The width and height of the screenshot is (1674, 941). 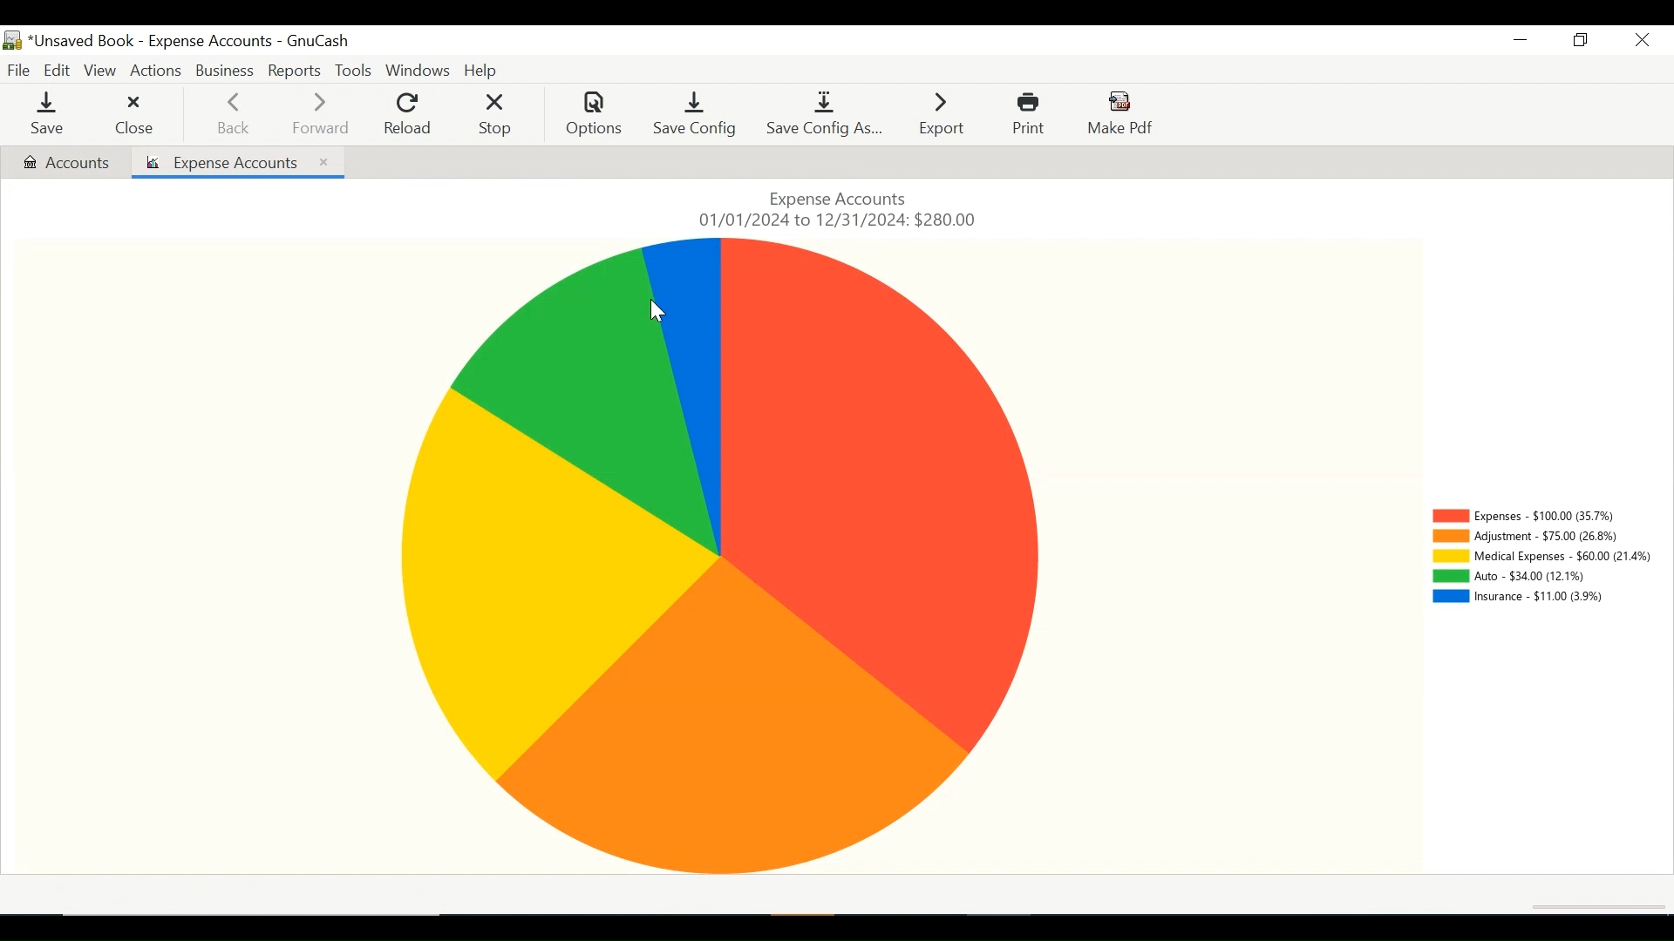 What do you see at coordinates (407, 115) in the screenshot?
I see `Reload` at bounding box center [407, 115].